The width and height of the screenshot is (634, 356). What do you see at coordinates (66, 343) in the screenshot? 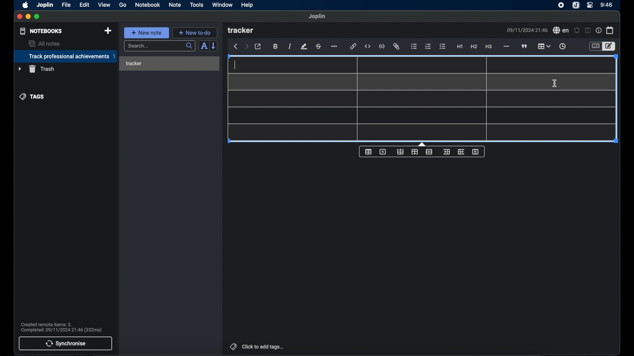
I see `synchronise` at bounding box center [66, 343].